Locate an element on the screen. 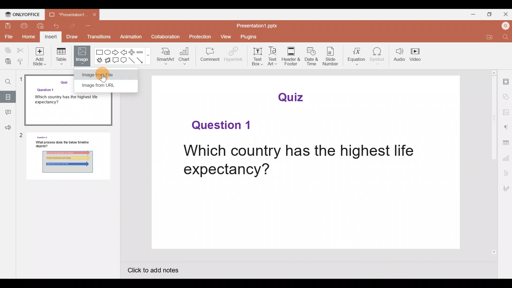 Image resolution: width=512 pixels, height=288 pixels. Save is located at coordinates (9, 27).